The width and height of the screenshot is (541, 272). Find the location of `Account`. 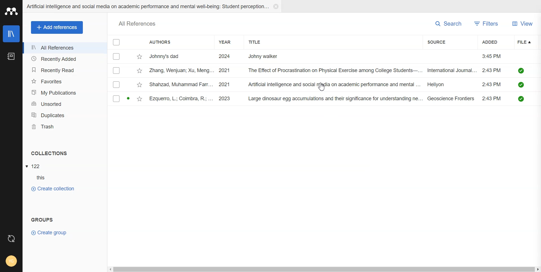

Account is located at coordinates (11, 262).